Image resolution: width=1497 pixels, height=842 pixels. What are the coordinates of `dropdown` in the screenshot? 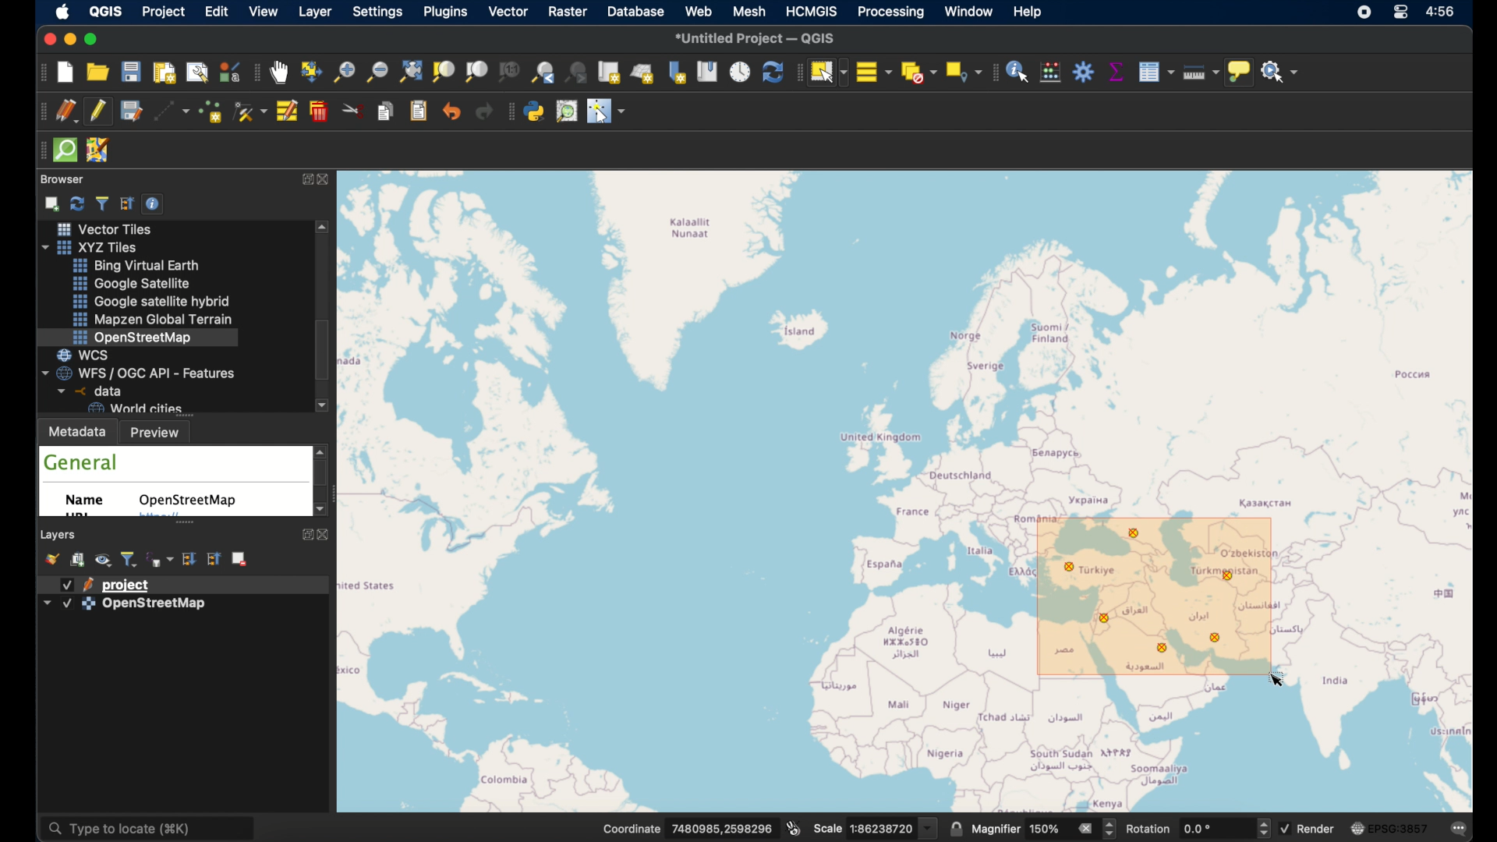 It's located at (929, 828).